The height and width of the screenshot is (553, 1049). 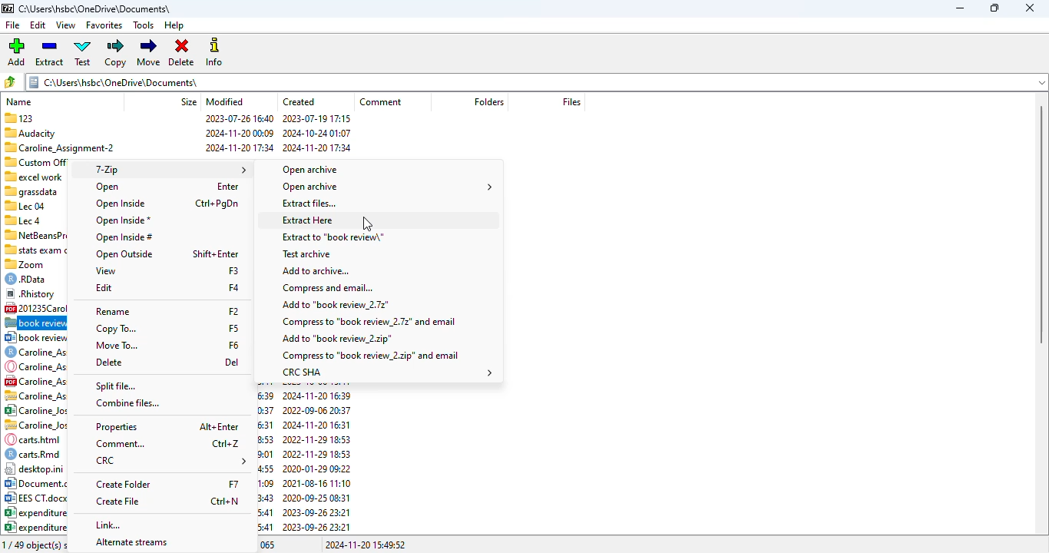 I want to click on extract files, so click(x=309, y=203).